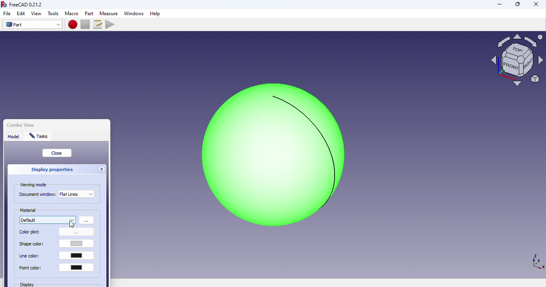 Image resolution: width=546 pixels, height=287 pixels. What do you see at coordinates (37, 123) in the screenshot?
I see `Combo view` at bounding box center [37, 123].